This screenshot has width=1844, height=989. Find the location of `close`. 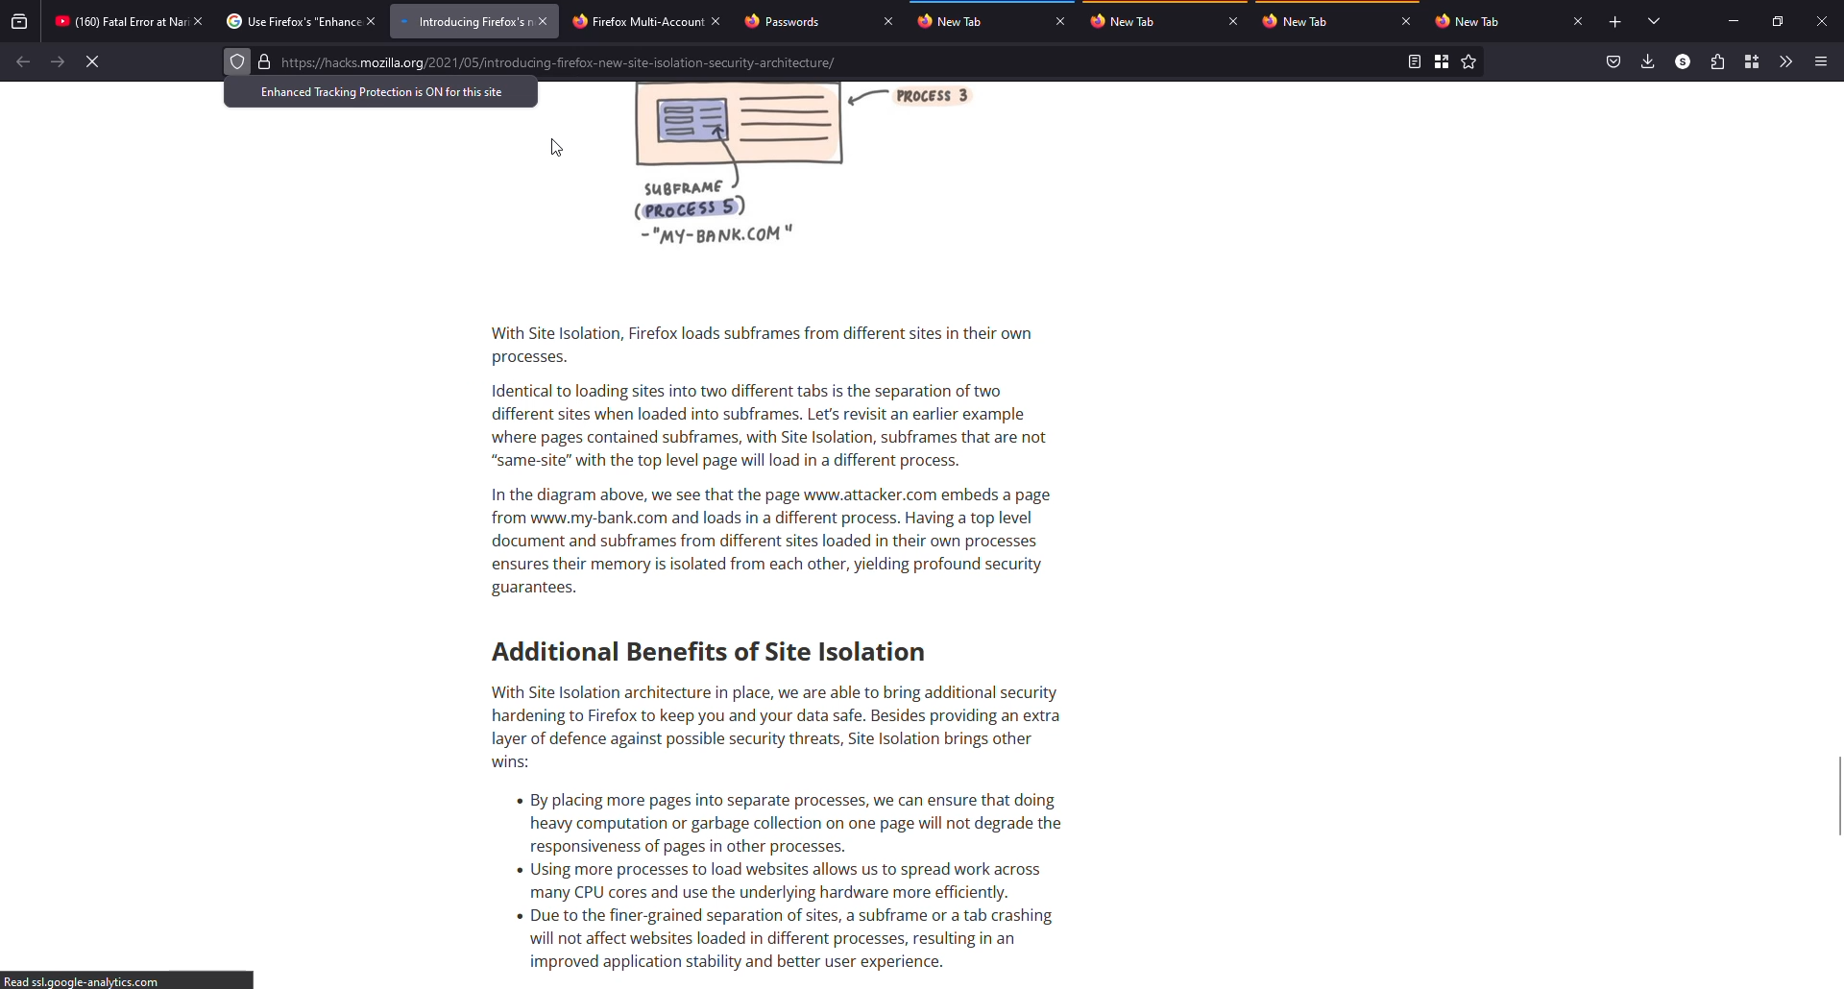

close is located at coordinates (1233, 21).